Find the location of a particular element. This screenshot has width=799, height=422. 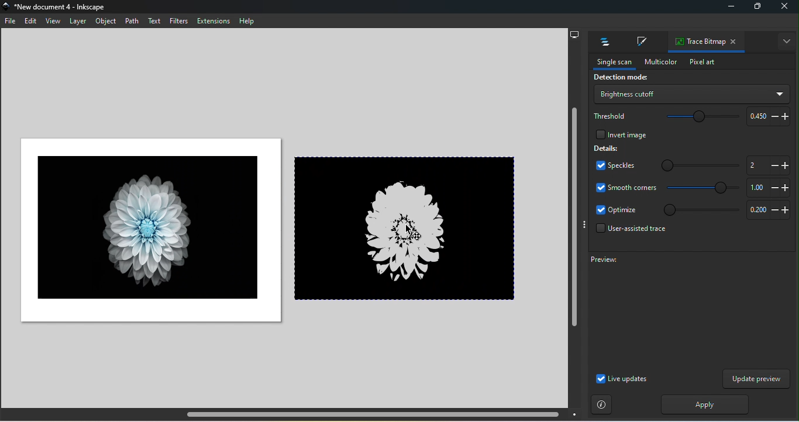

Preview is located at coordinates (683, 310).